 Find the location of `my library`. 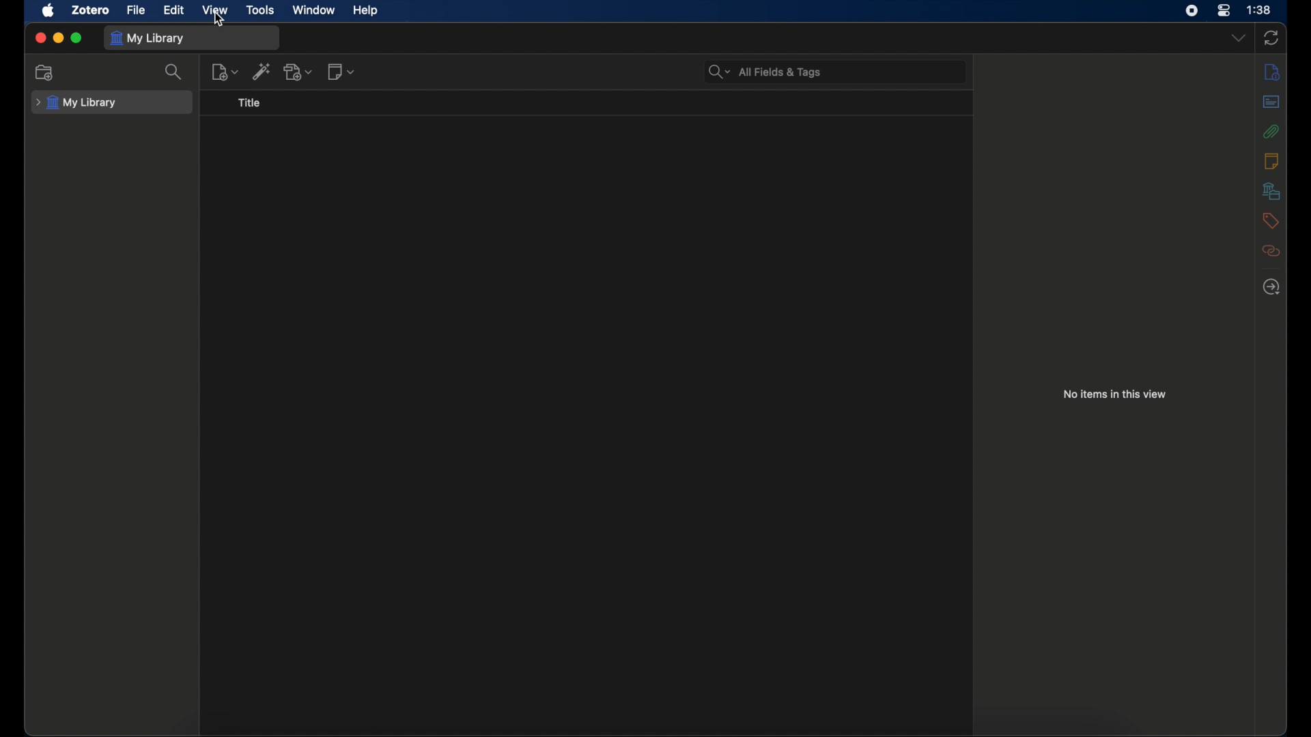

my library is located at coordinates (148, 37).